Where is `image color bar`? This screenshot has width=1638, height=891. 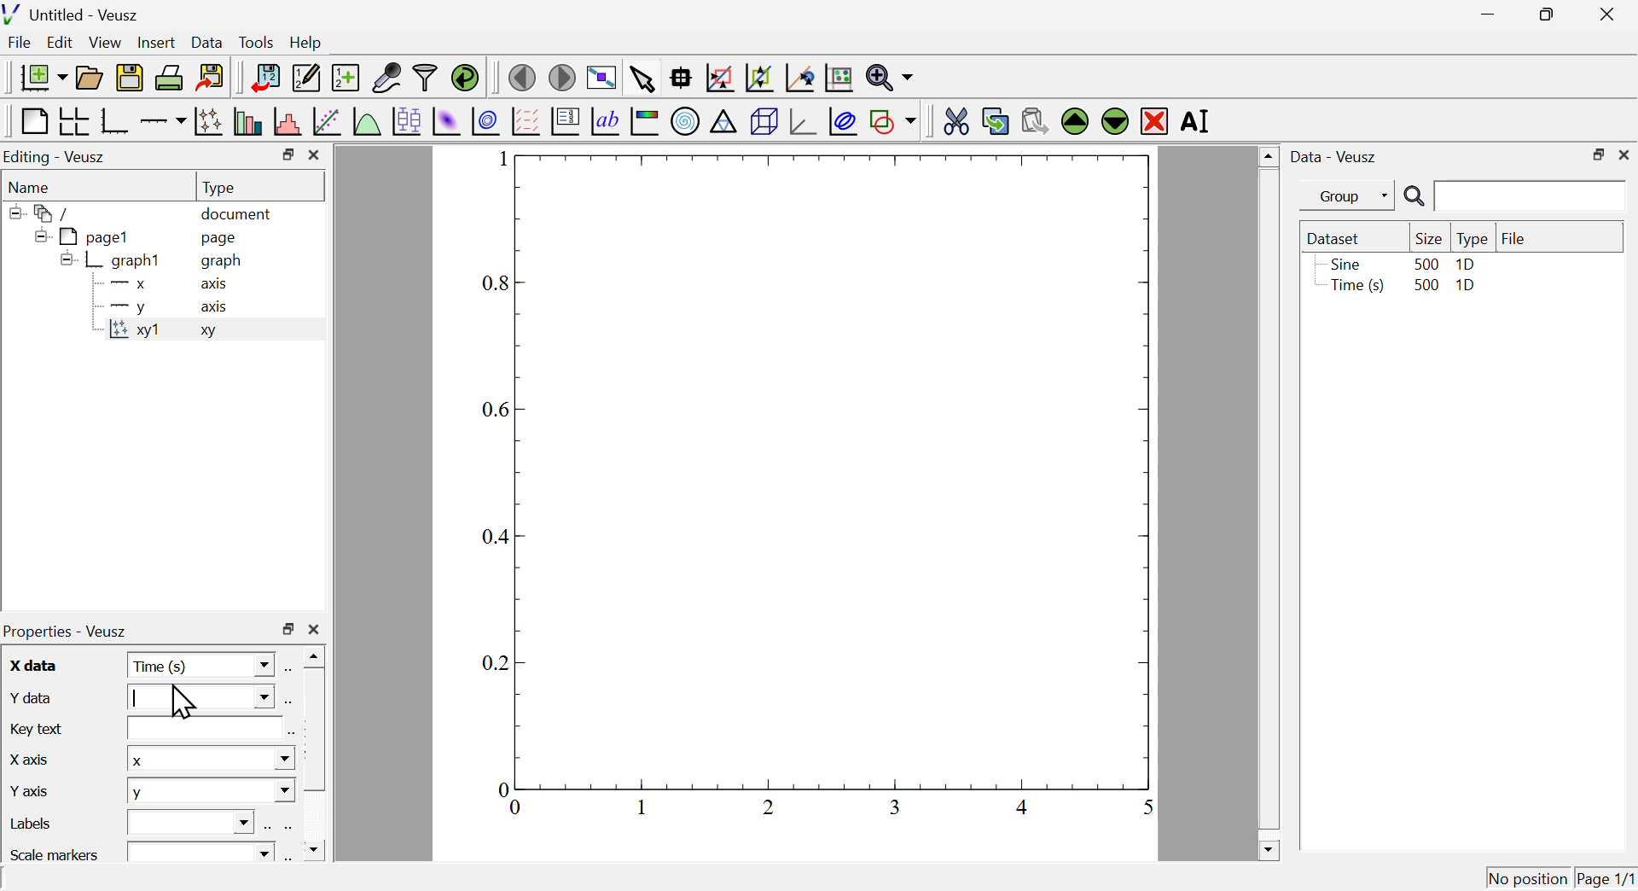 image color bar is located at coordinates (646, 123).